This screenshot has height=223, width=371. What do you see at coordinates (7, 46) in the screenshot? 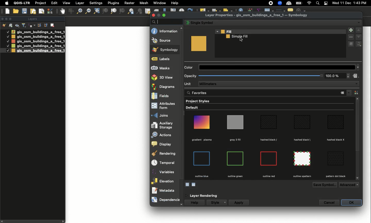
I see `Checked` at bounding box center [7, 46].